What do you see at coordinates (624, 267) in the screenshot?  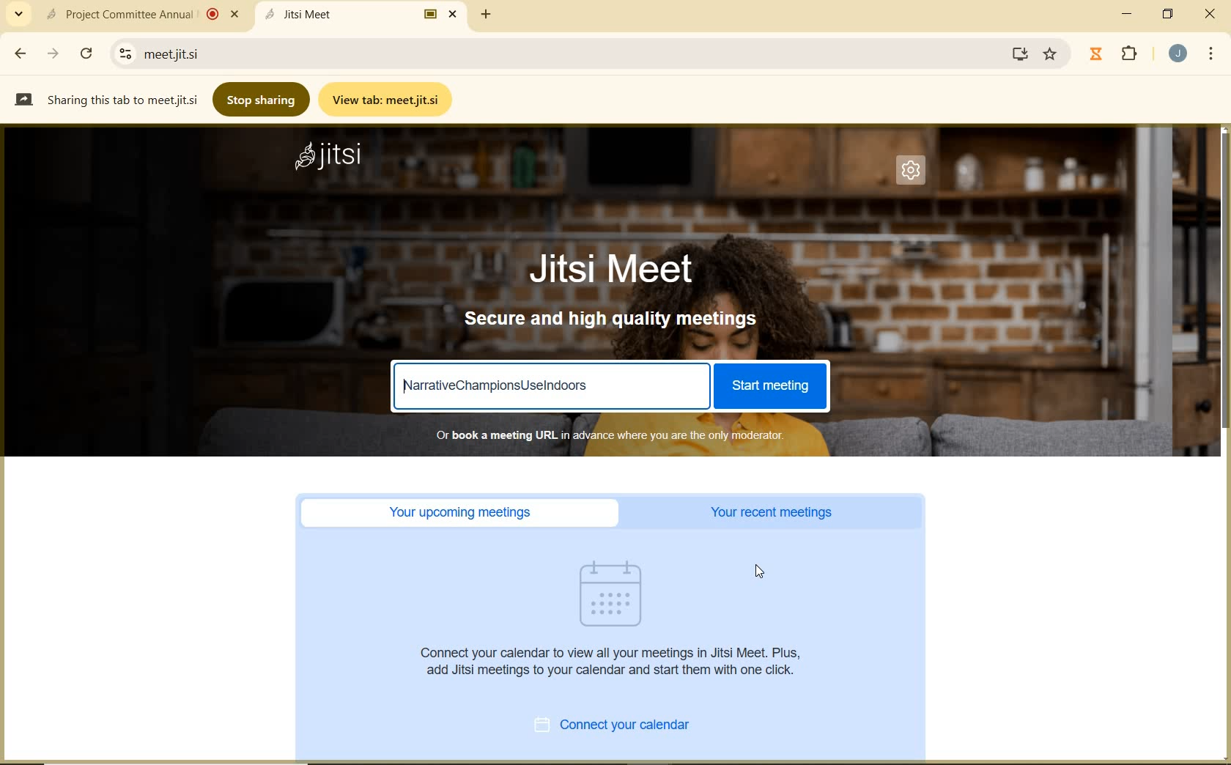 I see `JITSI MEET` at bounding box center [624, 267].